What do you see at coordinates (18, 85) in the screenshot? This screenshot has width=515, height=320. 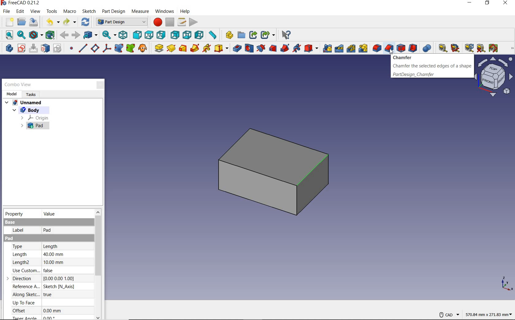 I see `combo view` at bounding box center [18, 85].